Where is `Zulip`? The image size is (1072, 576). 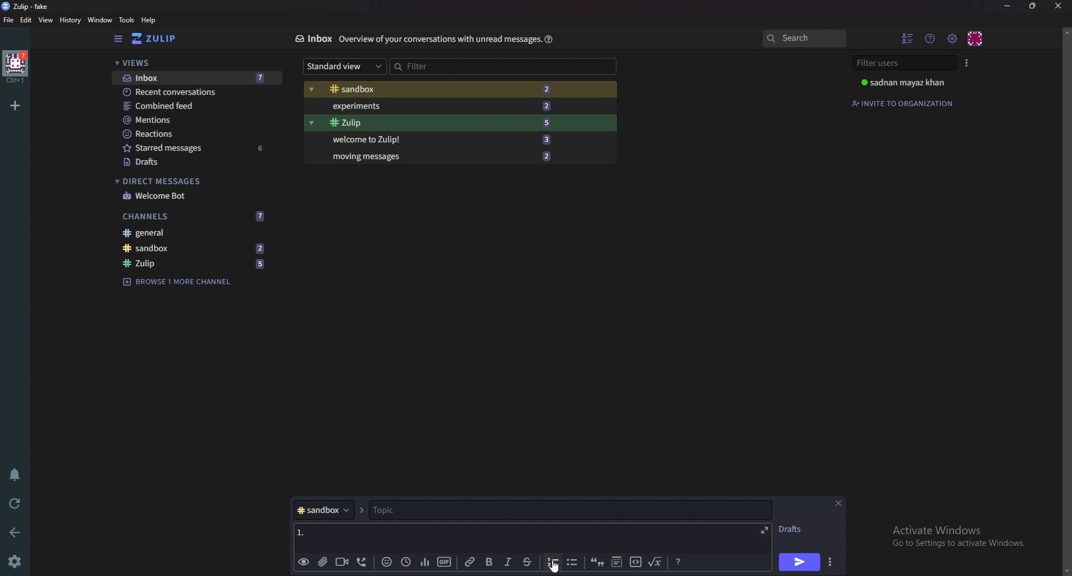 Zulip is located at coordinates (437, 123).